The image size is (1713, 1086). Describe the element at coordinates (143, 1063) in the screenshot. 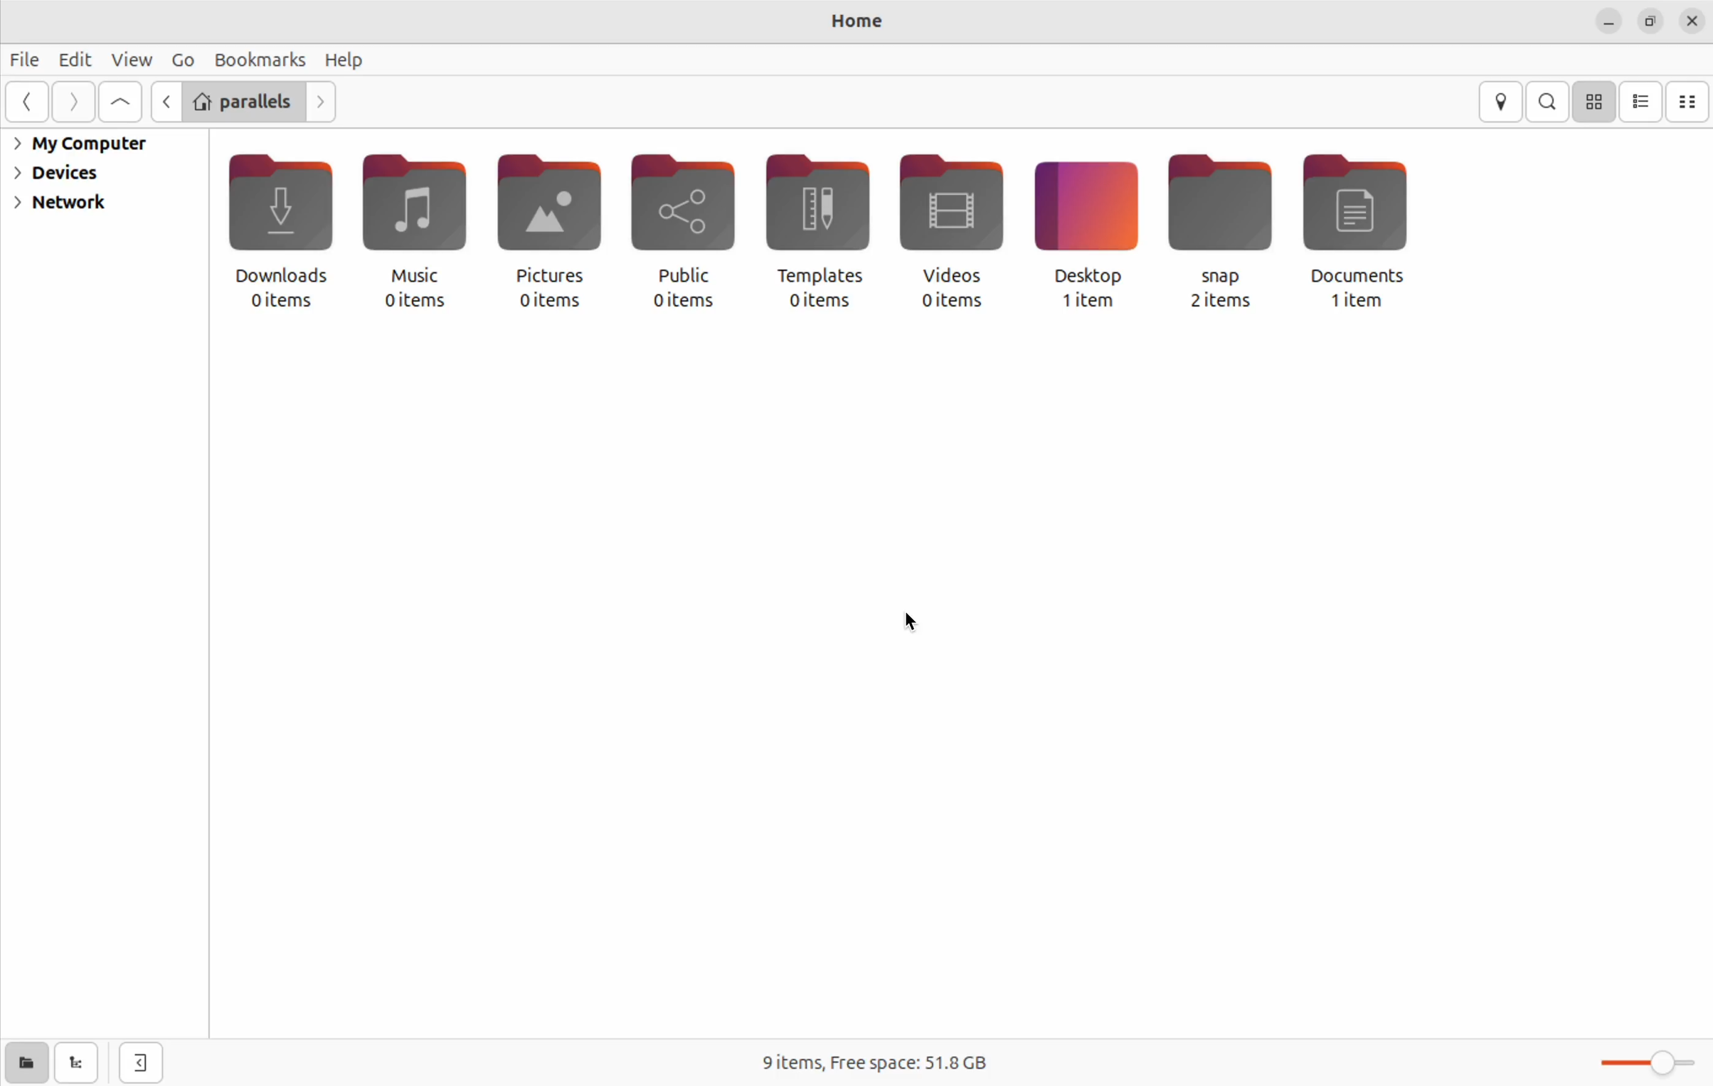

I see `hide side bar` at that location.